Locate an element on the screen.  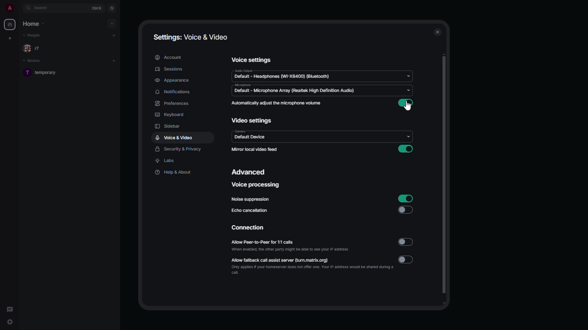
video settings is located at coordinates (252, 121).